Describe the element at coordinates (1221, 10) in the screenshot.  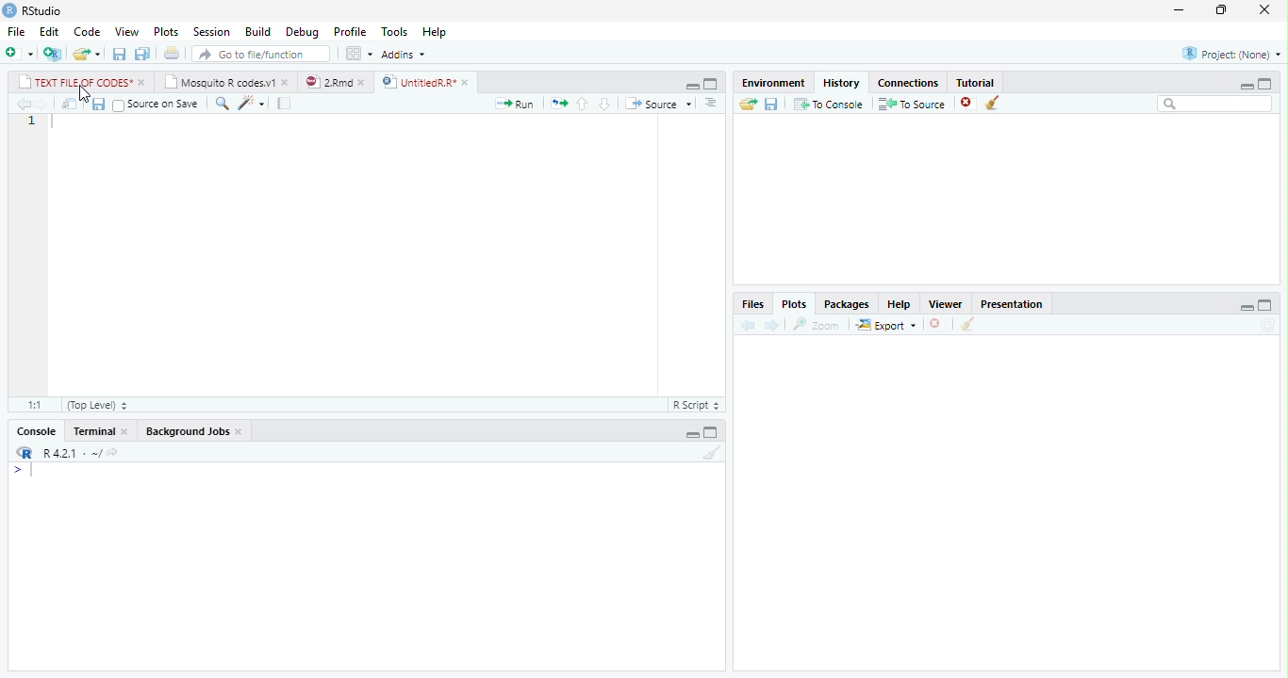
I see `restore` at that location.